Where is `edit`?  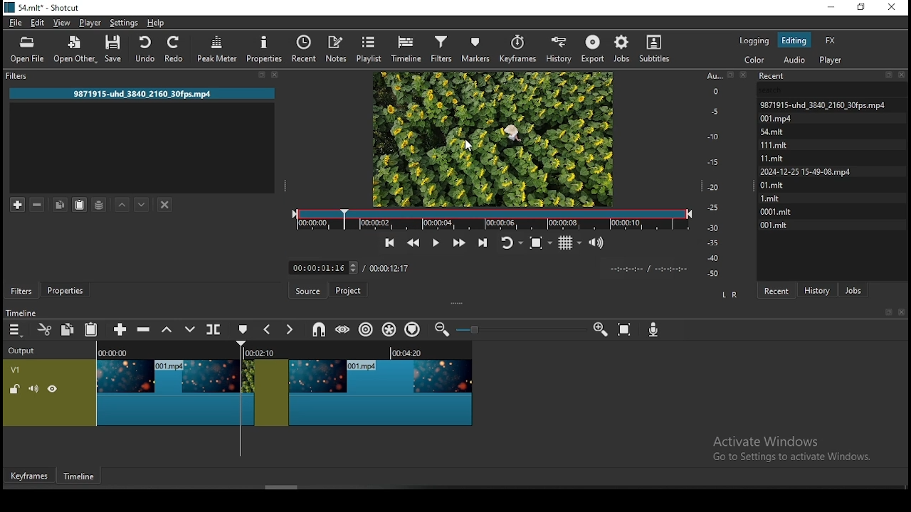 edit is located at coordinates (36, 22).